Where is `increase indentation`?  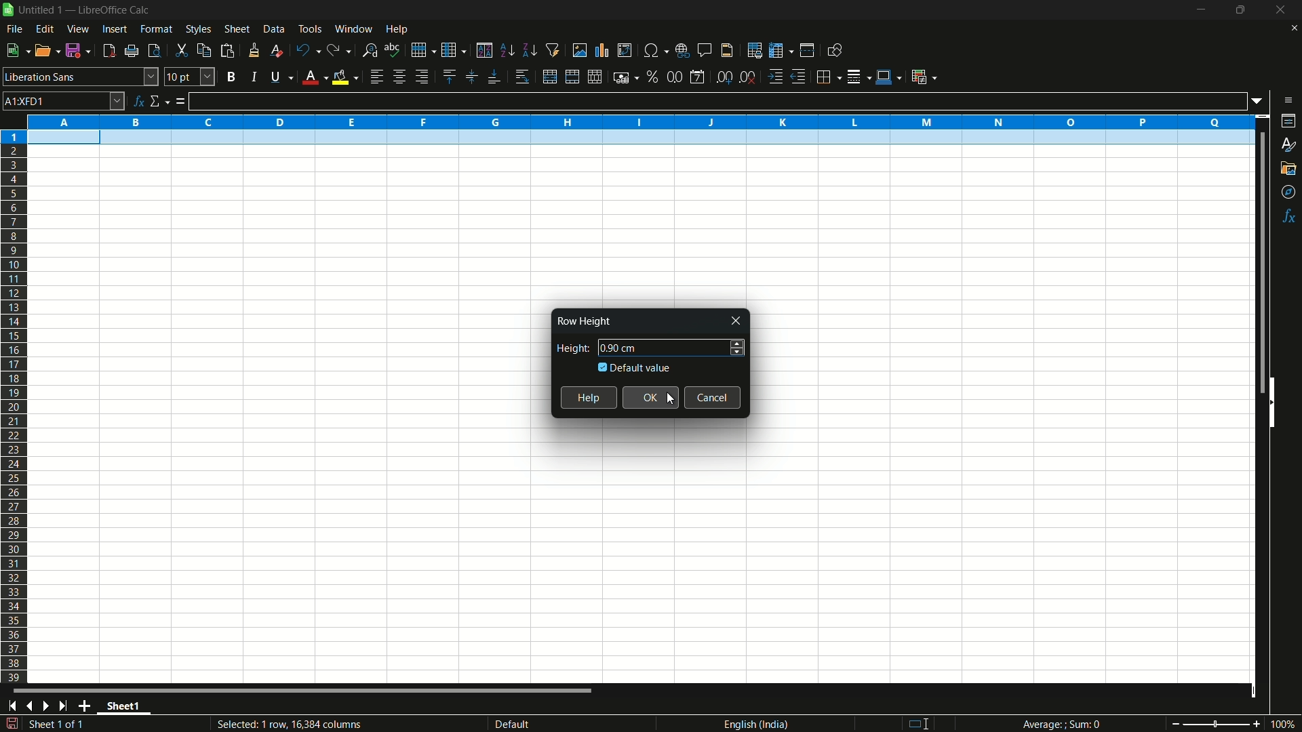 increase indentation is located at coordinates (776, 77).